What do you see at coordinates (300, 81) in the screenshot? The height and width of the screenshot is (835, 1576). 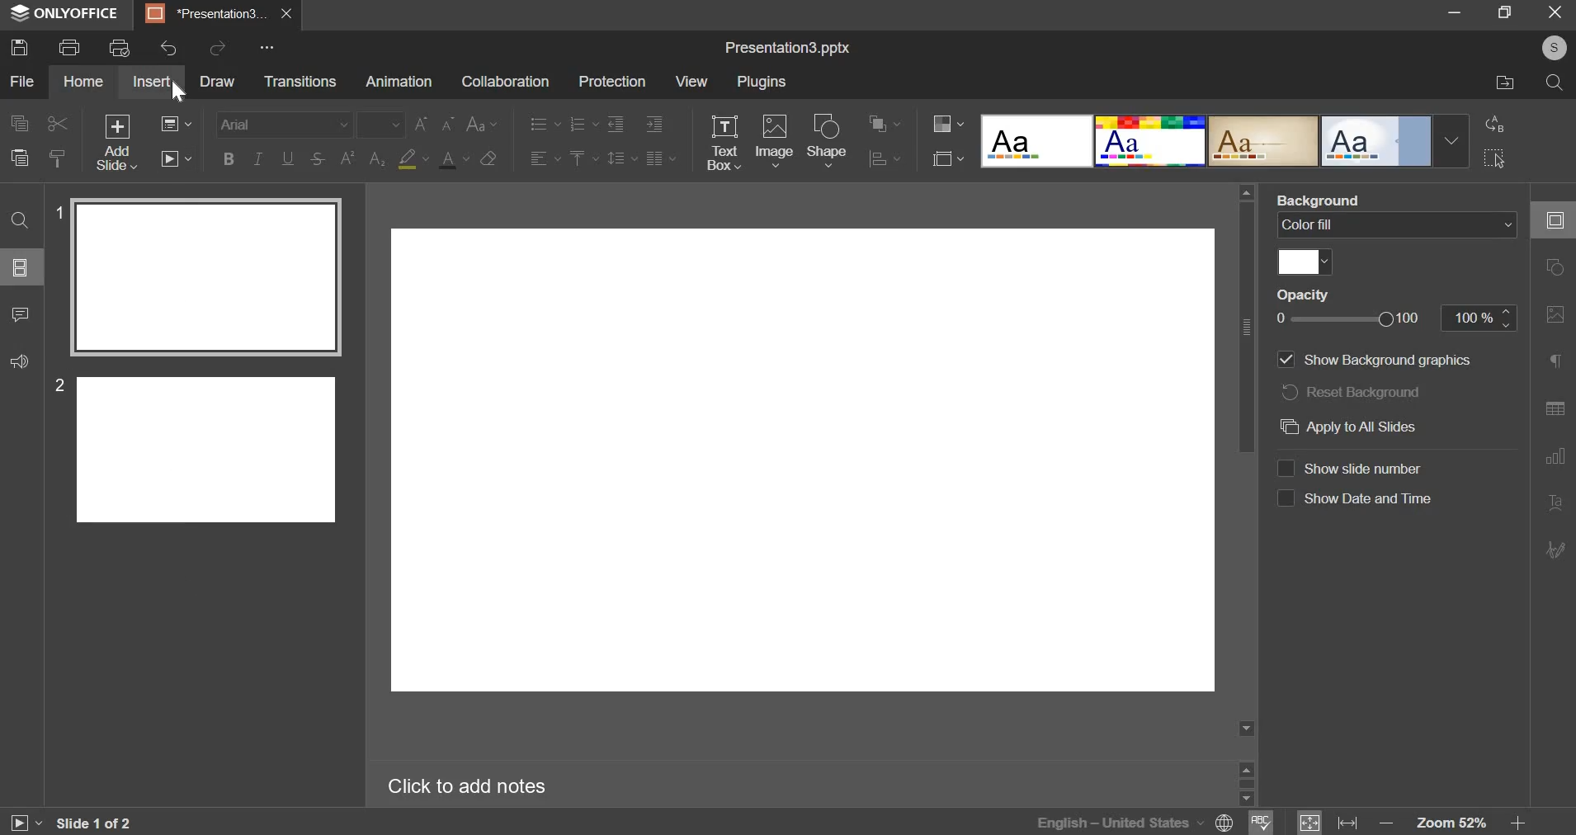 I see `transitions` at bounding box center [300, 81].